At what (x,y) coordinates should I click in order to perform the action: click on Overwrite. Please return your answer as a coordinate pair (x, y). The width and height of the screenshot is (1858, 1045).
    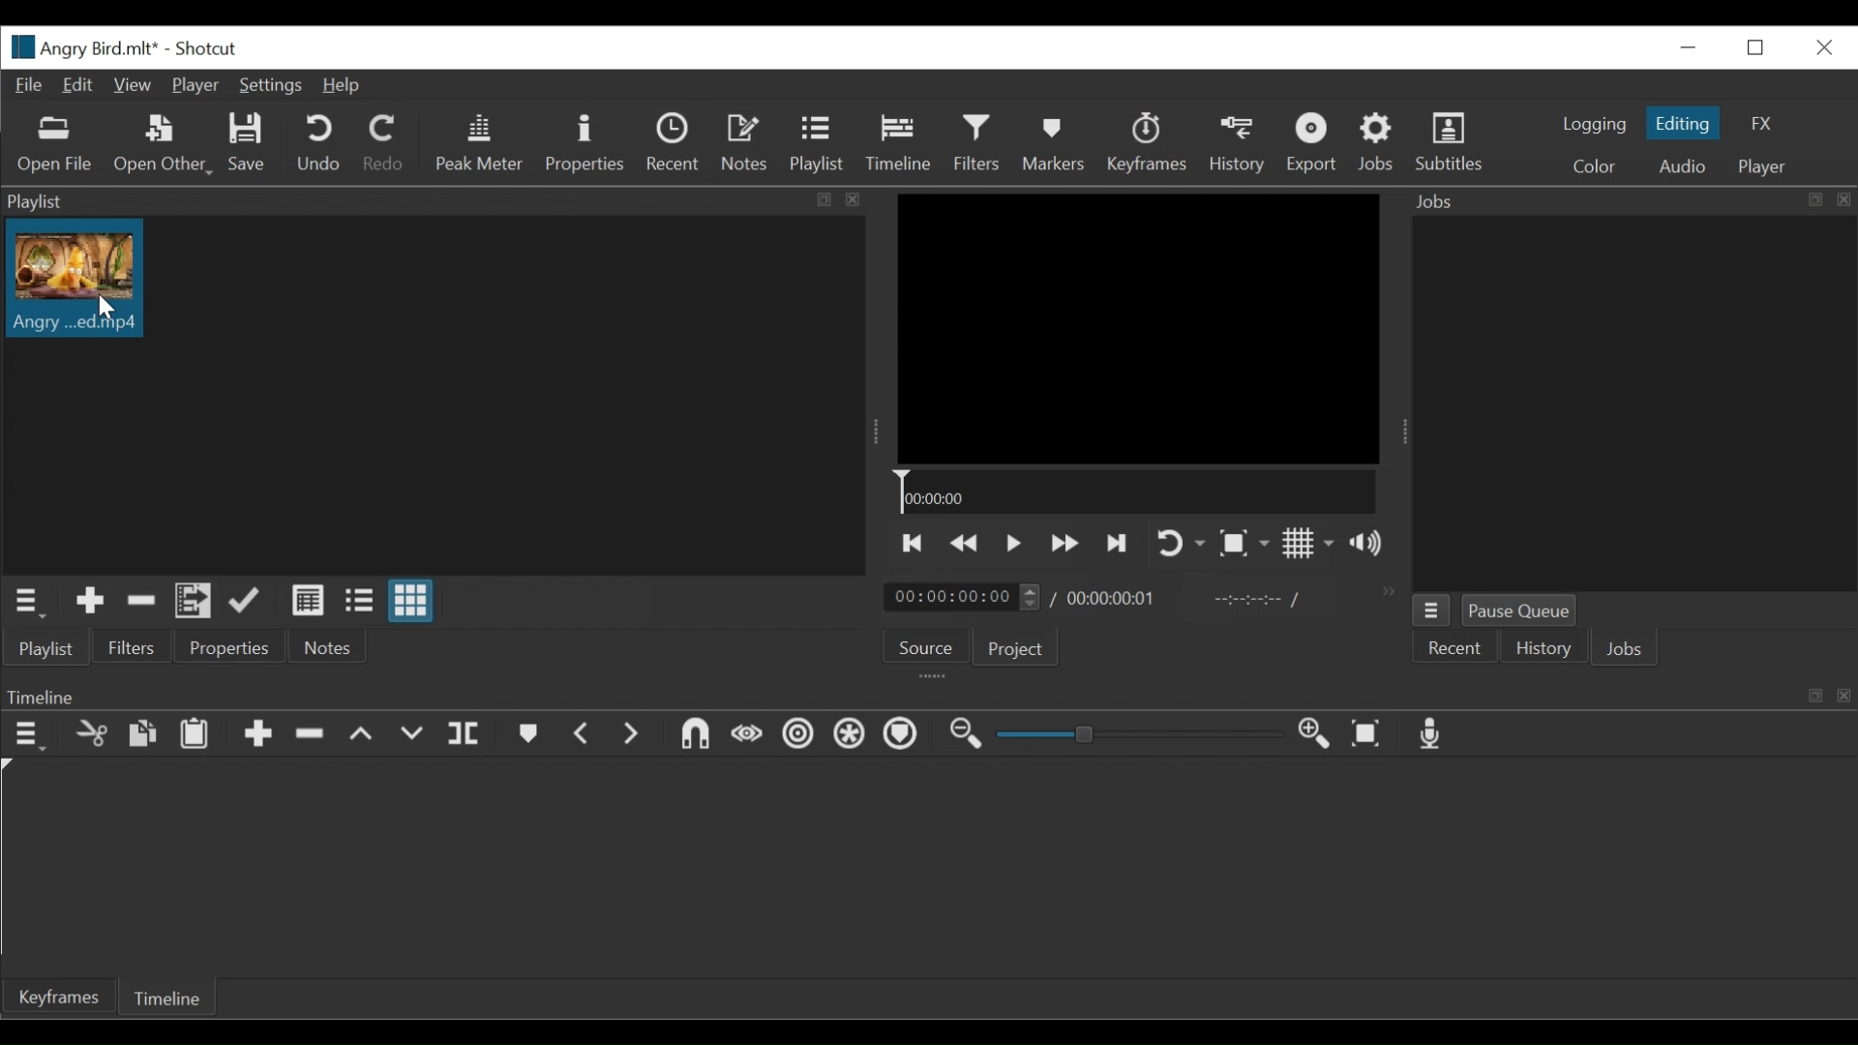
    Looking at the image, I should click on (414, 733).